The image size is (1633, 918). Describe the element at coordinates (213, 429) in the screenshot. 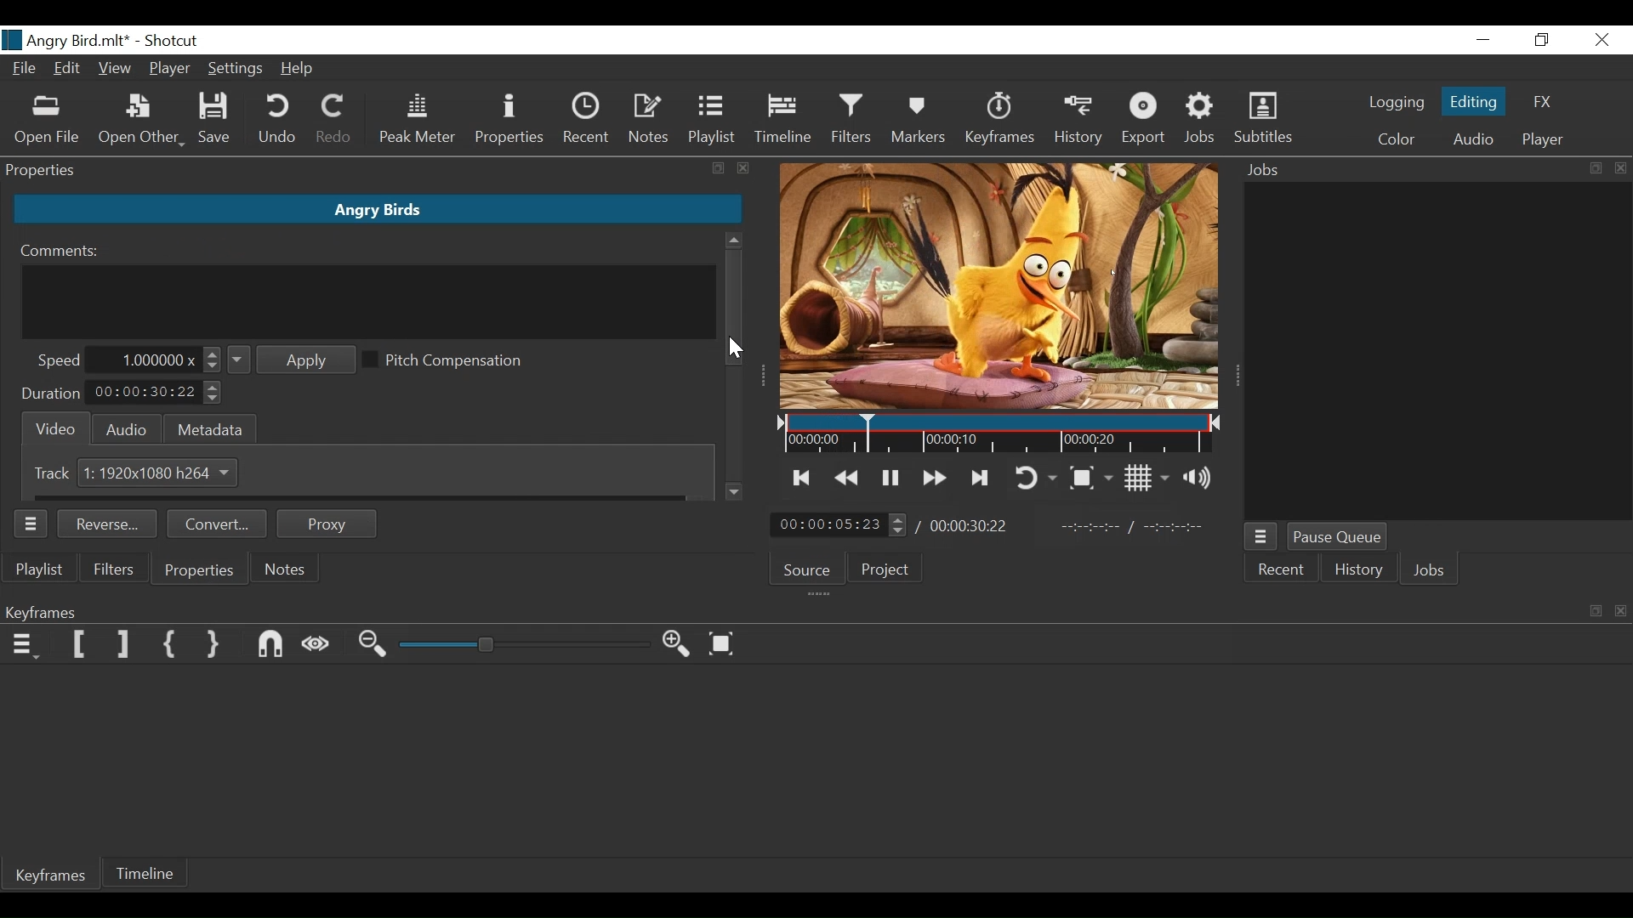

I see `Metadat` at that location.